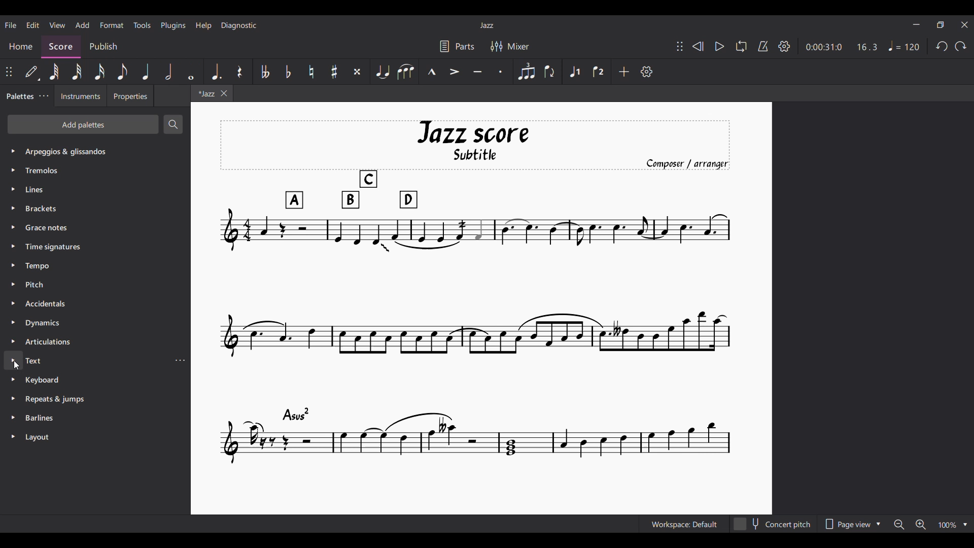 This screenshot has height=548, width=974. Describe the element at coordinates (509, 46) in the screenshot. I see `Mixer settings` at that location.